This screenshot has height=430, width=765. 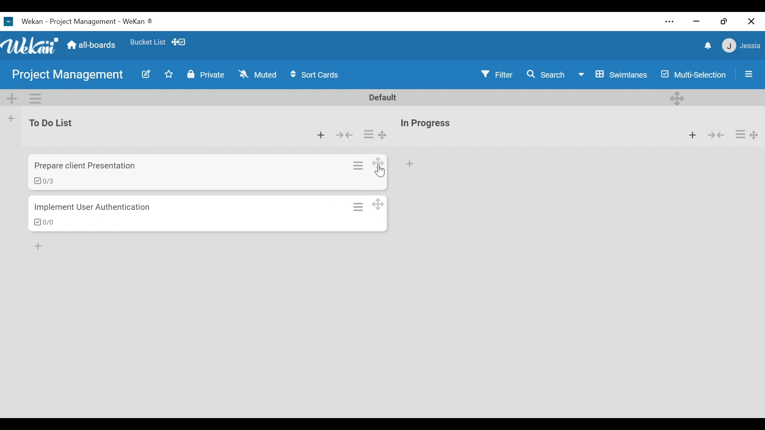 What do you see at coordinates (45, 223) in the screenshot?
I see `Checklist items` at bounding box center [45, 223].